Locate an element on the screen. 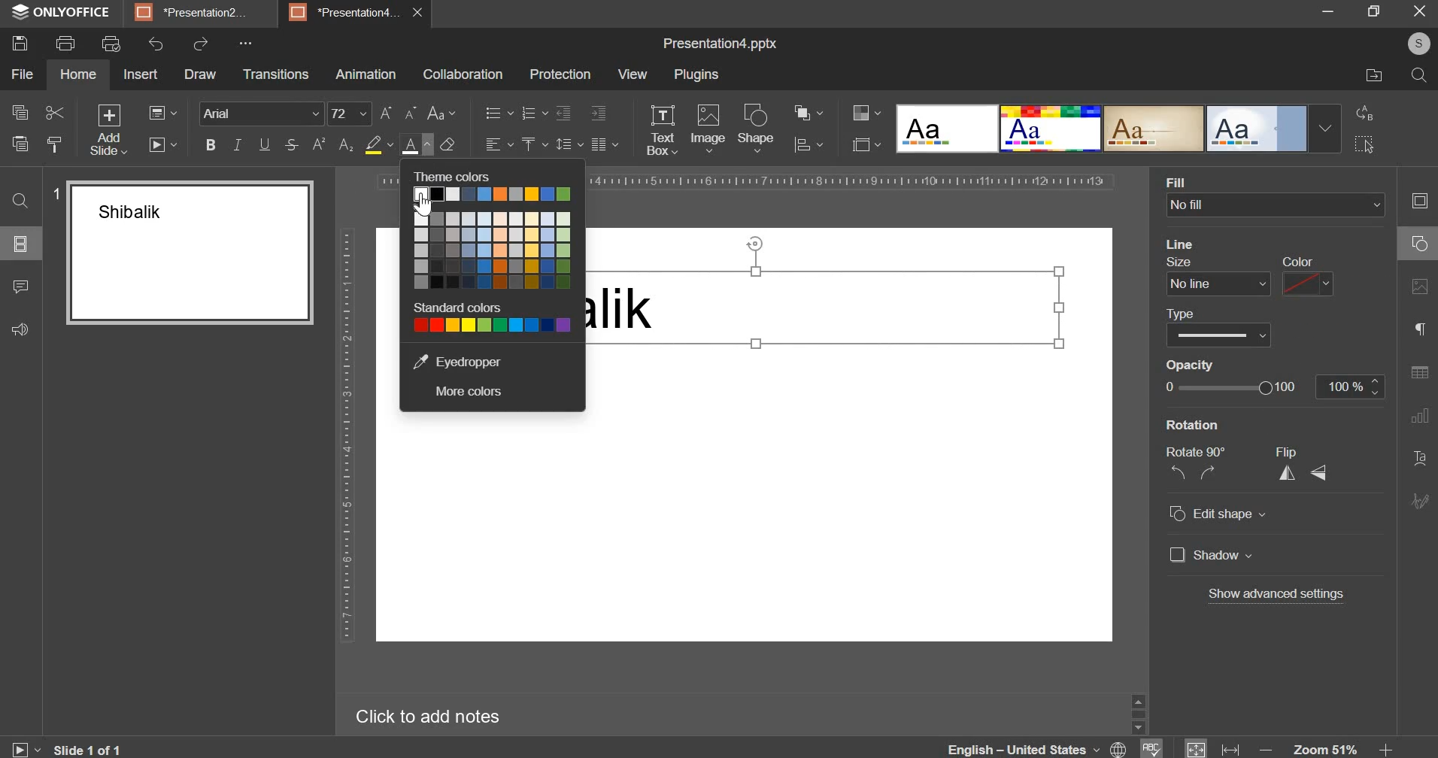 This screenshot has width=1438, height=758. shape is located at coordinates (758, 131).